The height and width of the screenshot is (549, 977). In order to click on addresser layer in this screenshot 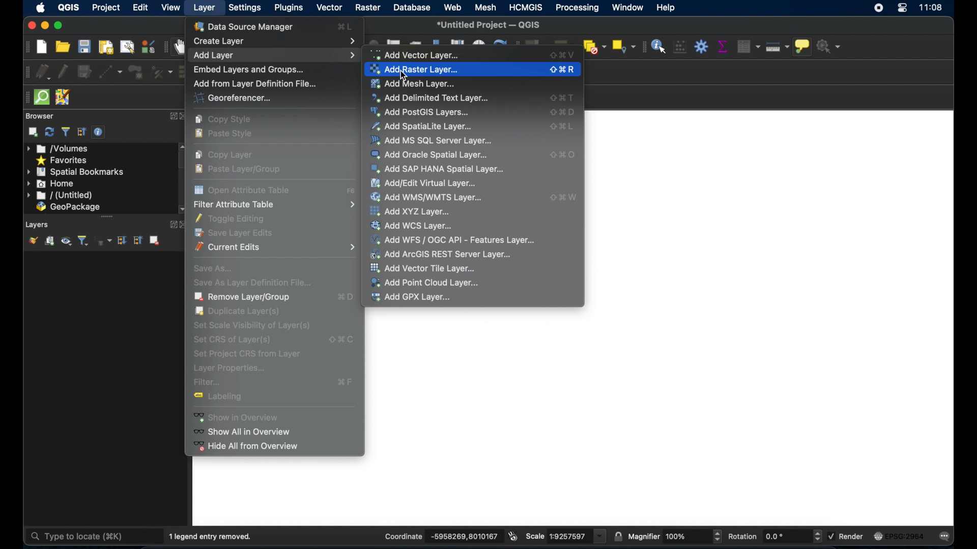, I will do `click(415, 70)`.